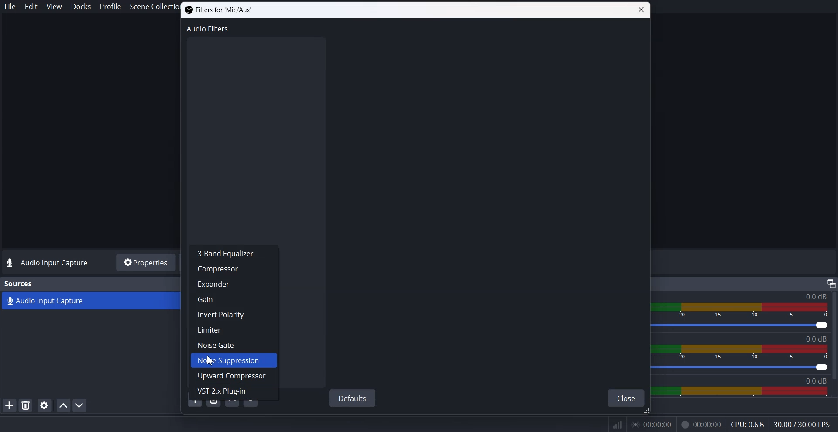 The width and height of the screenshot is (838, 432). I want to click on Properties, so click(145, 262).